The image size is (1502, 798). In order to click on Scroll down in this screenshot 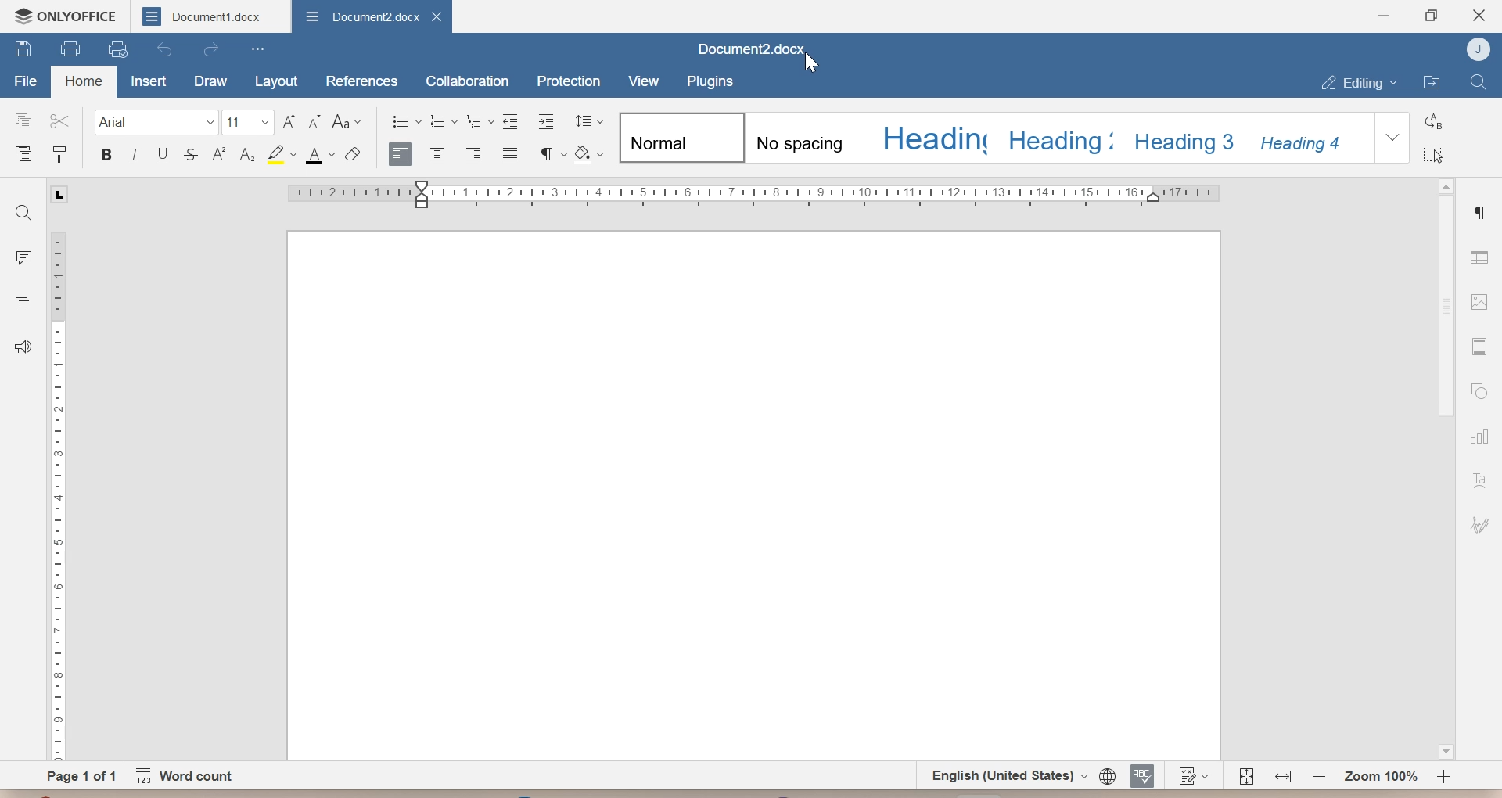, I will do `click(1445, 751)`.